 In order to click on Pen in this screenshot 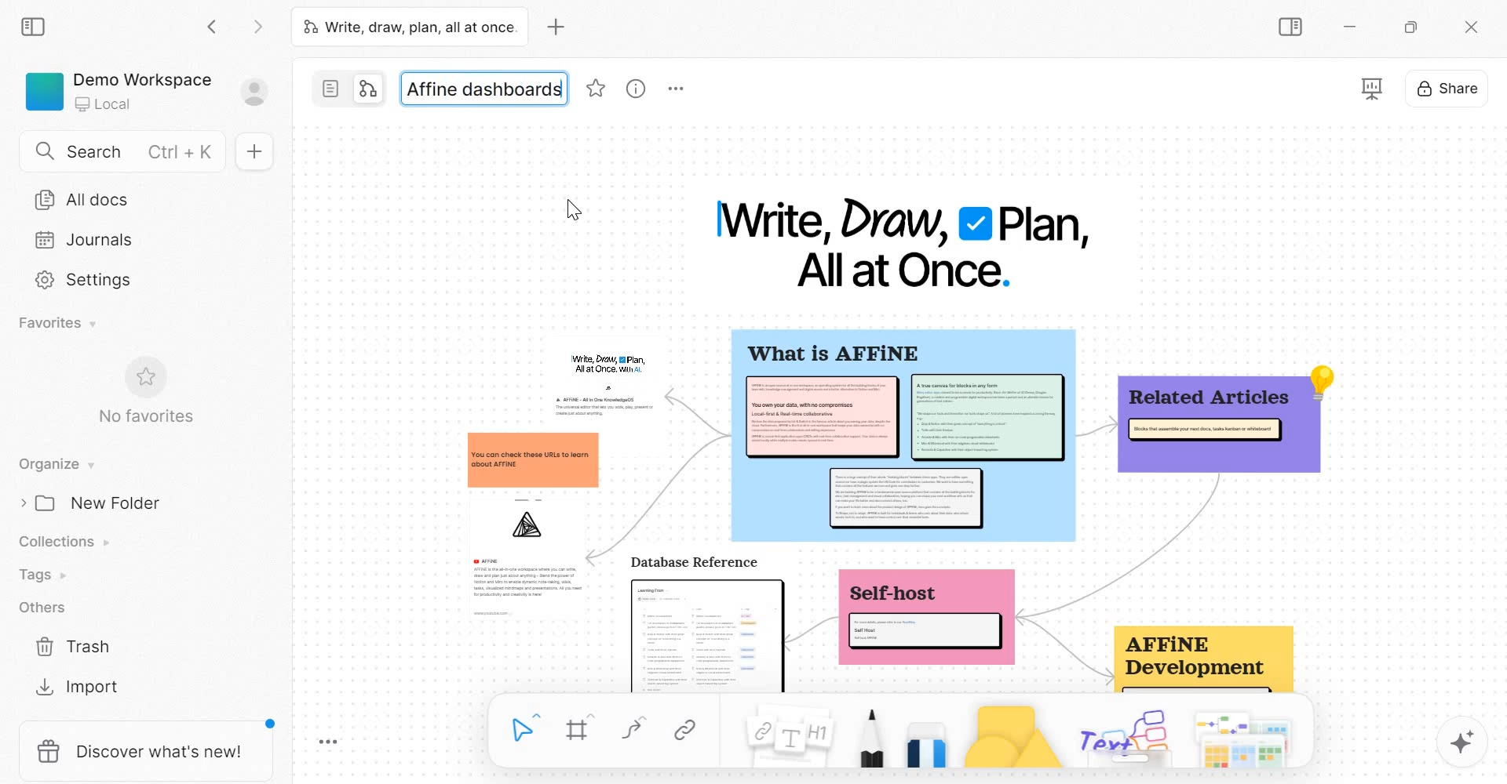, I will do `click(870, 739)`.